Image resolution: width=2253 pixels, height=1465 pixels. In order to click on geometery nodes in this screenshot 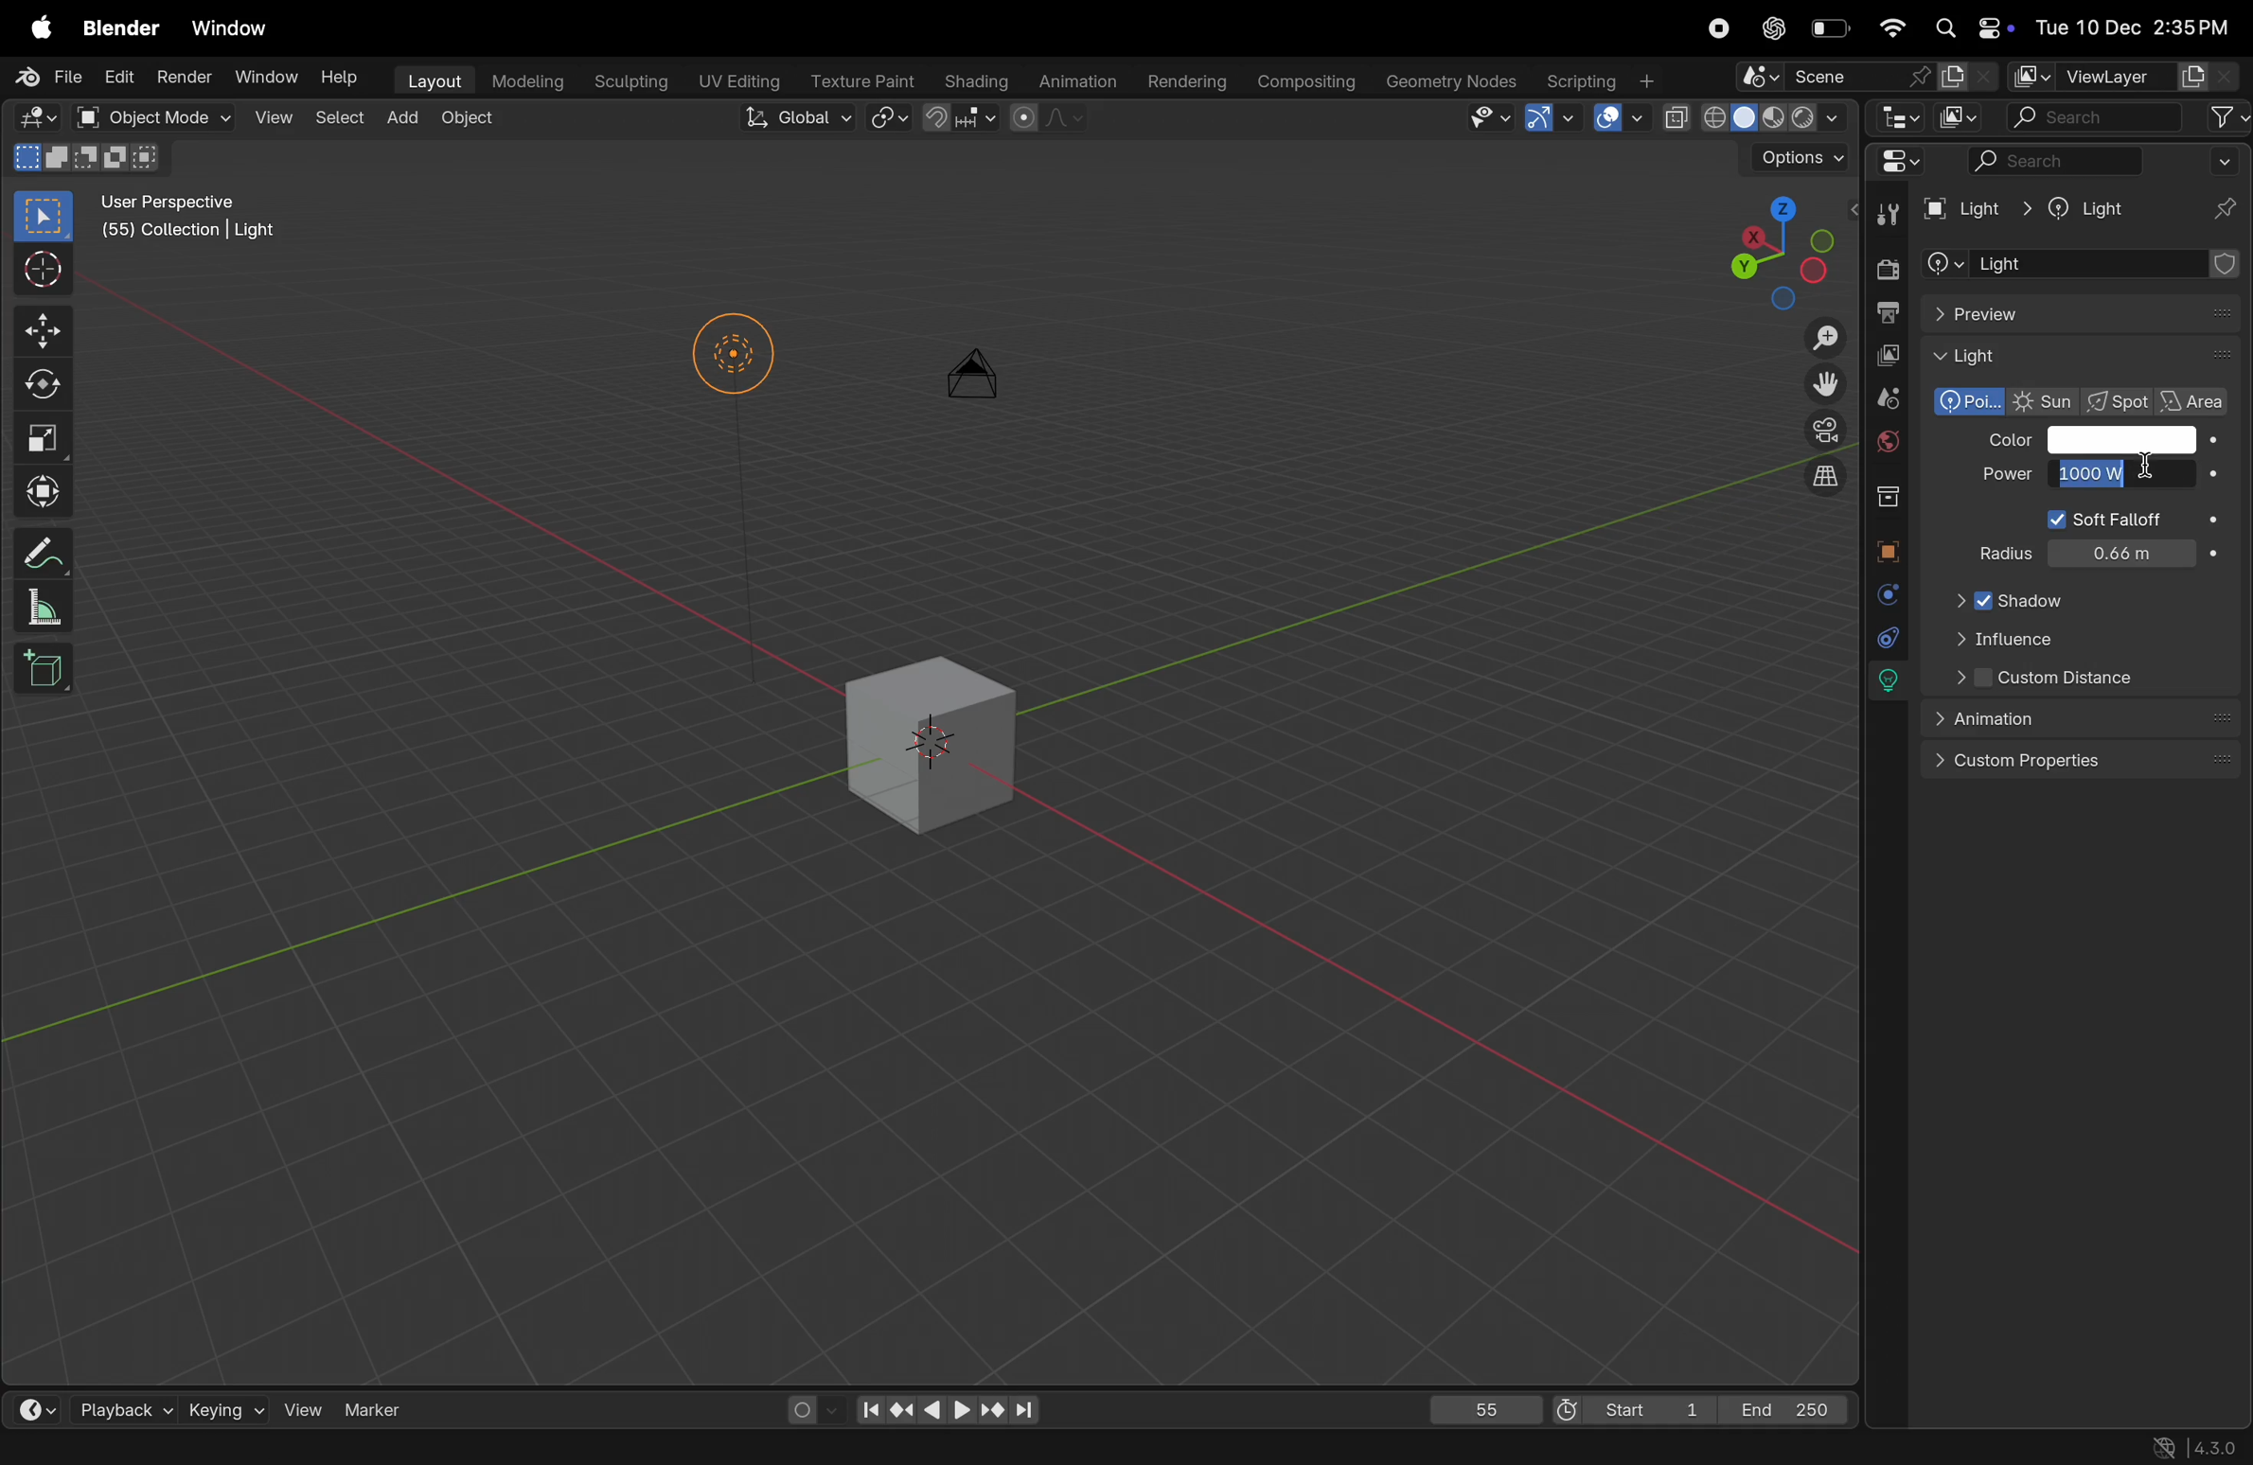, I will do `click(1452, 79)`.